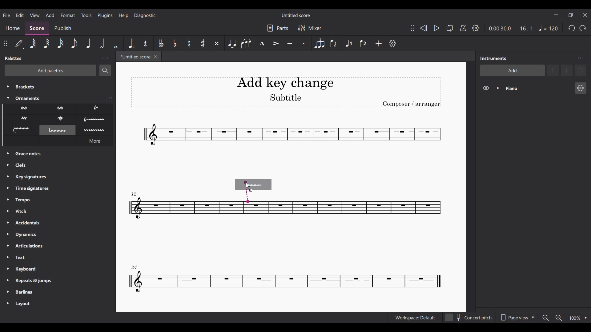 This screenshot has height=332, width=591. Describe the element at coordinates (33, 43) in the screenshot. I see `64th note` at that location.